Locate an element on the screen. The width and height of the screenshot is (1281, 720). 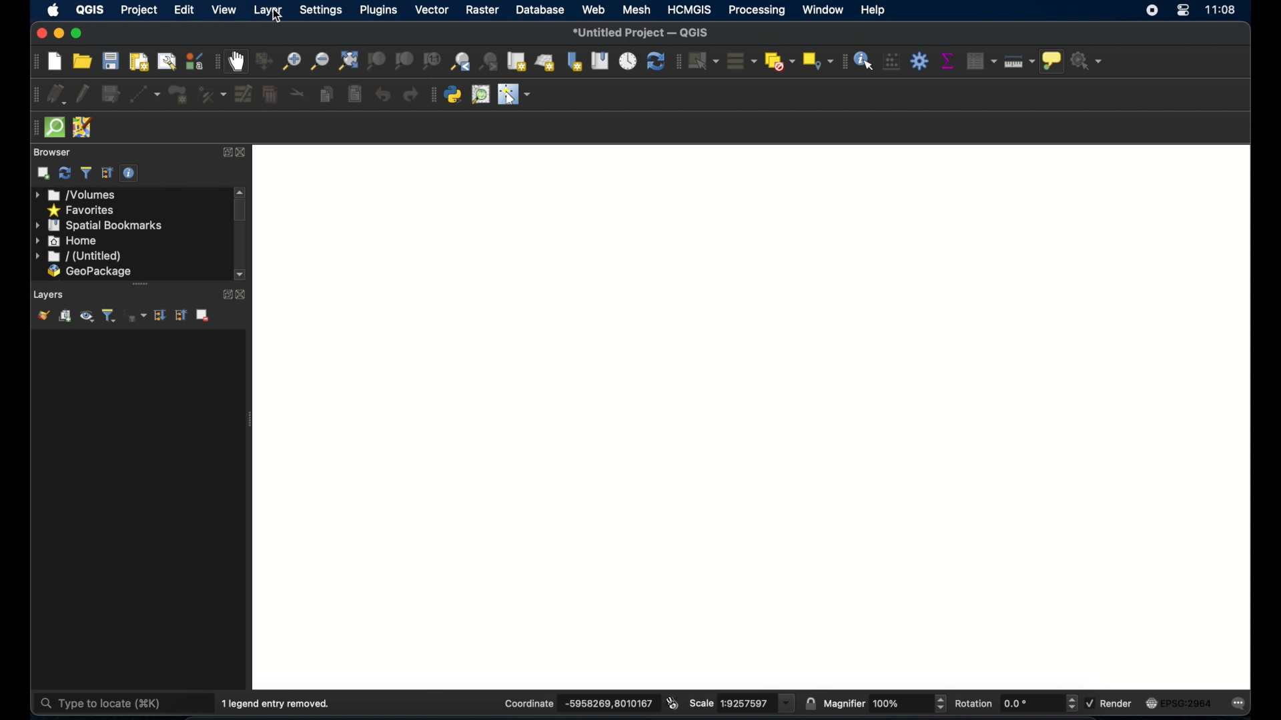
spatial bookmarks is located at coordinates (99, 225).